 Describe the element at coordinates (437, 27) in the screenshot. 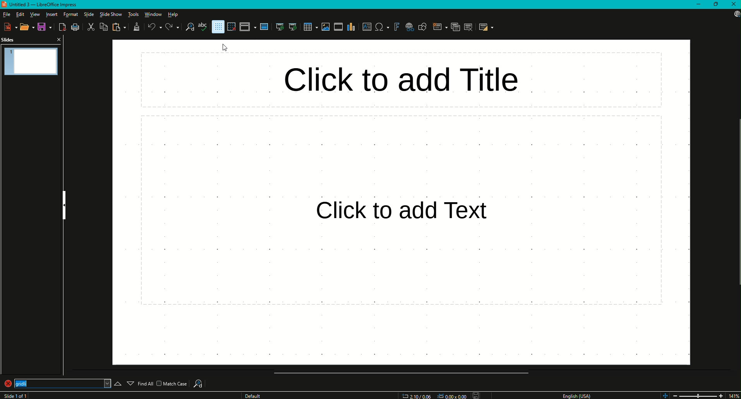

I see `New slide` at that location.